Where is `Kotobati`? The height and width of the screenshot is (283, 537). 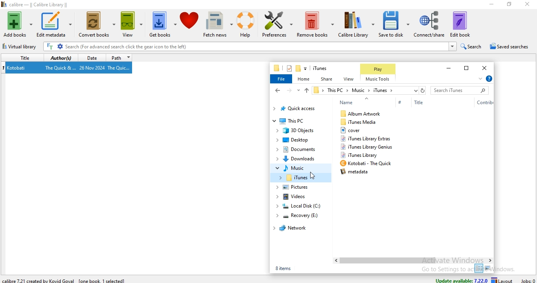 Kotobati is located at coordinates (17, 68).